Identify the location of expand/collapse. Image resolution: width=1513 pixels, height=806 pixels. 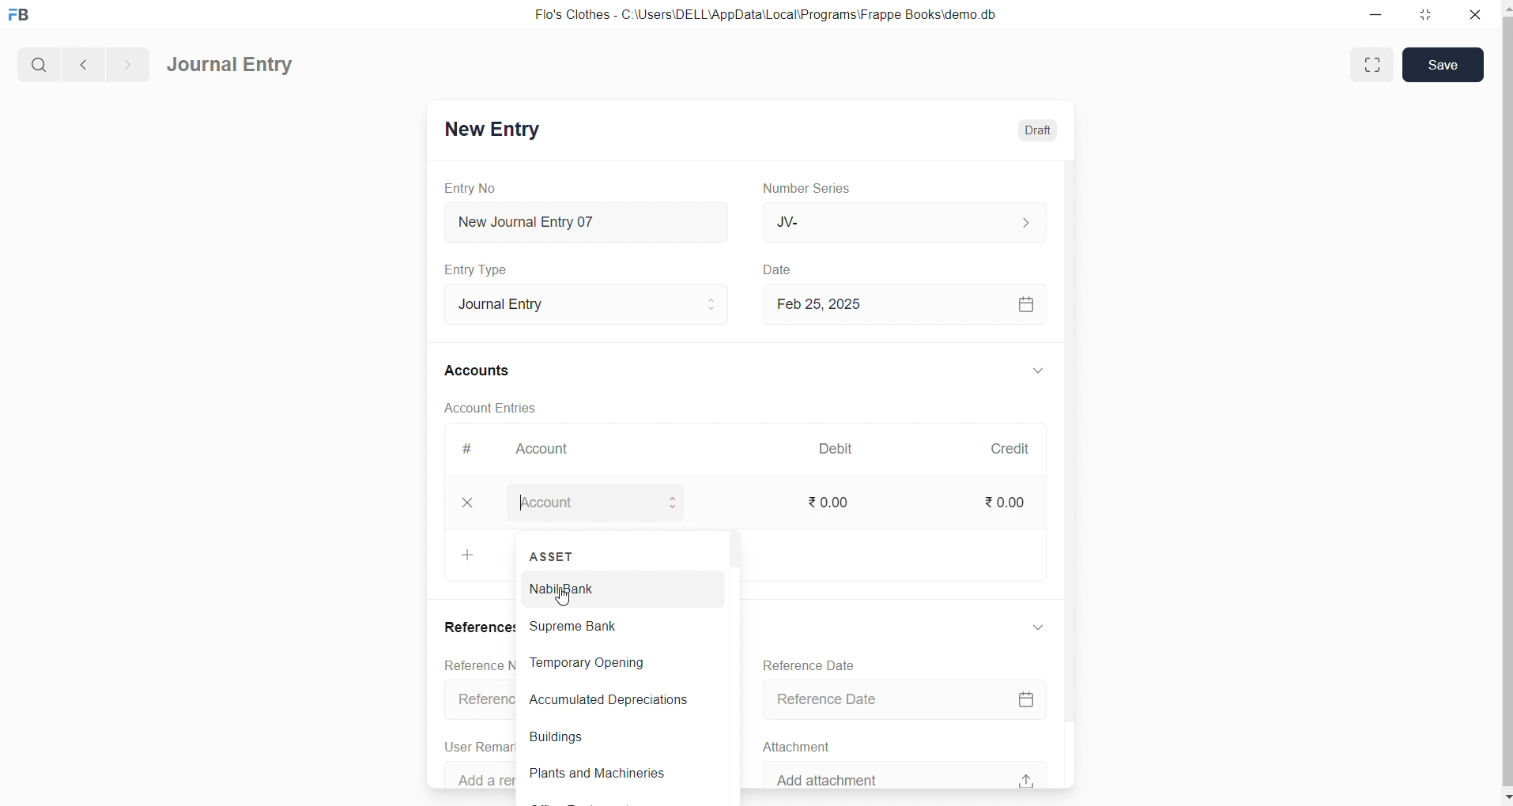
(1039, 371).